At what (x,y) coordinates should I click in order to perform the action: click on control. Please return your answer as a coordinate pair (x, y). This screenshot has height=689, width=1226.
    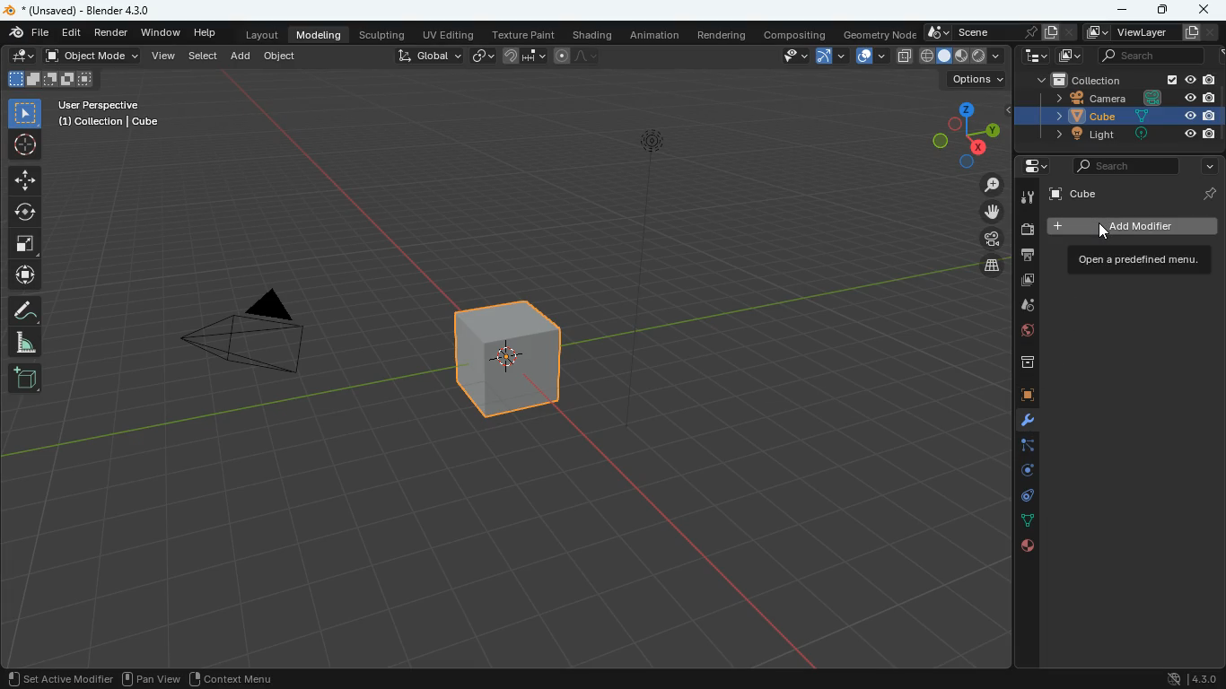
    Looking at the image, I should click on (1024, 498).